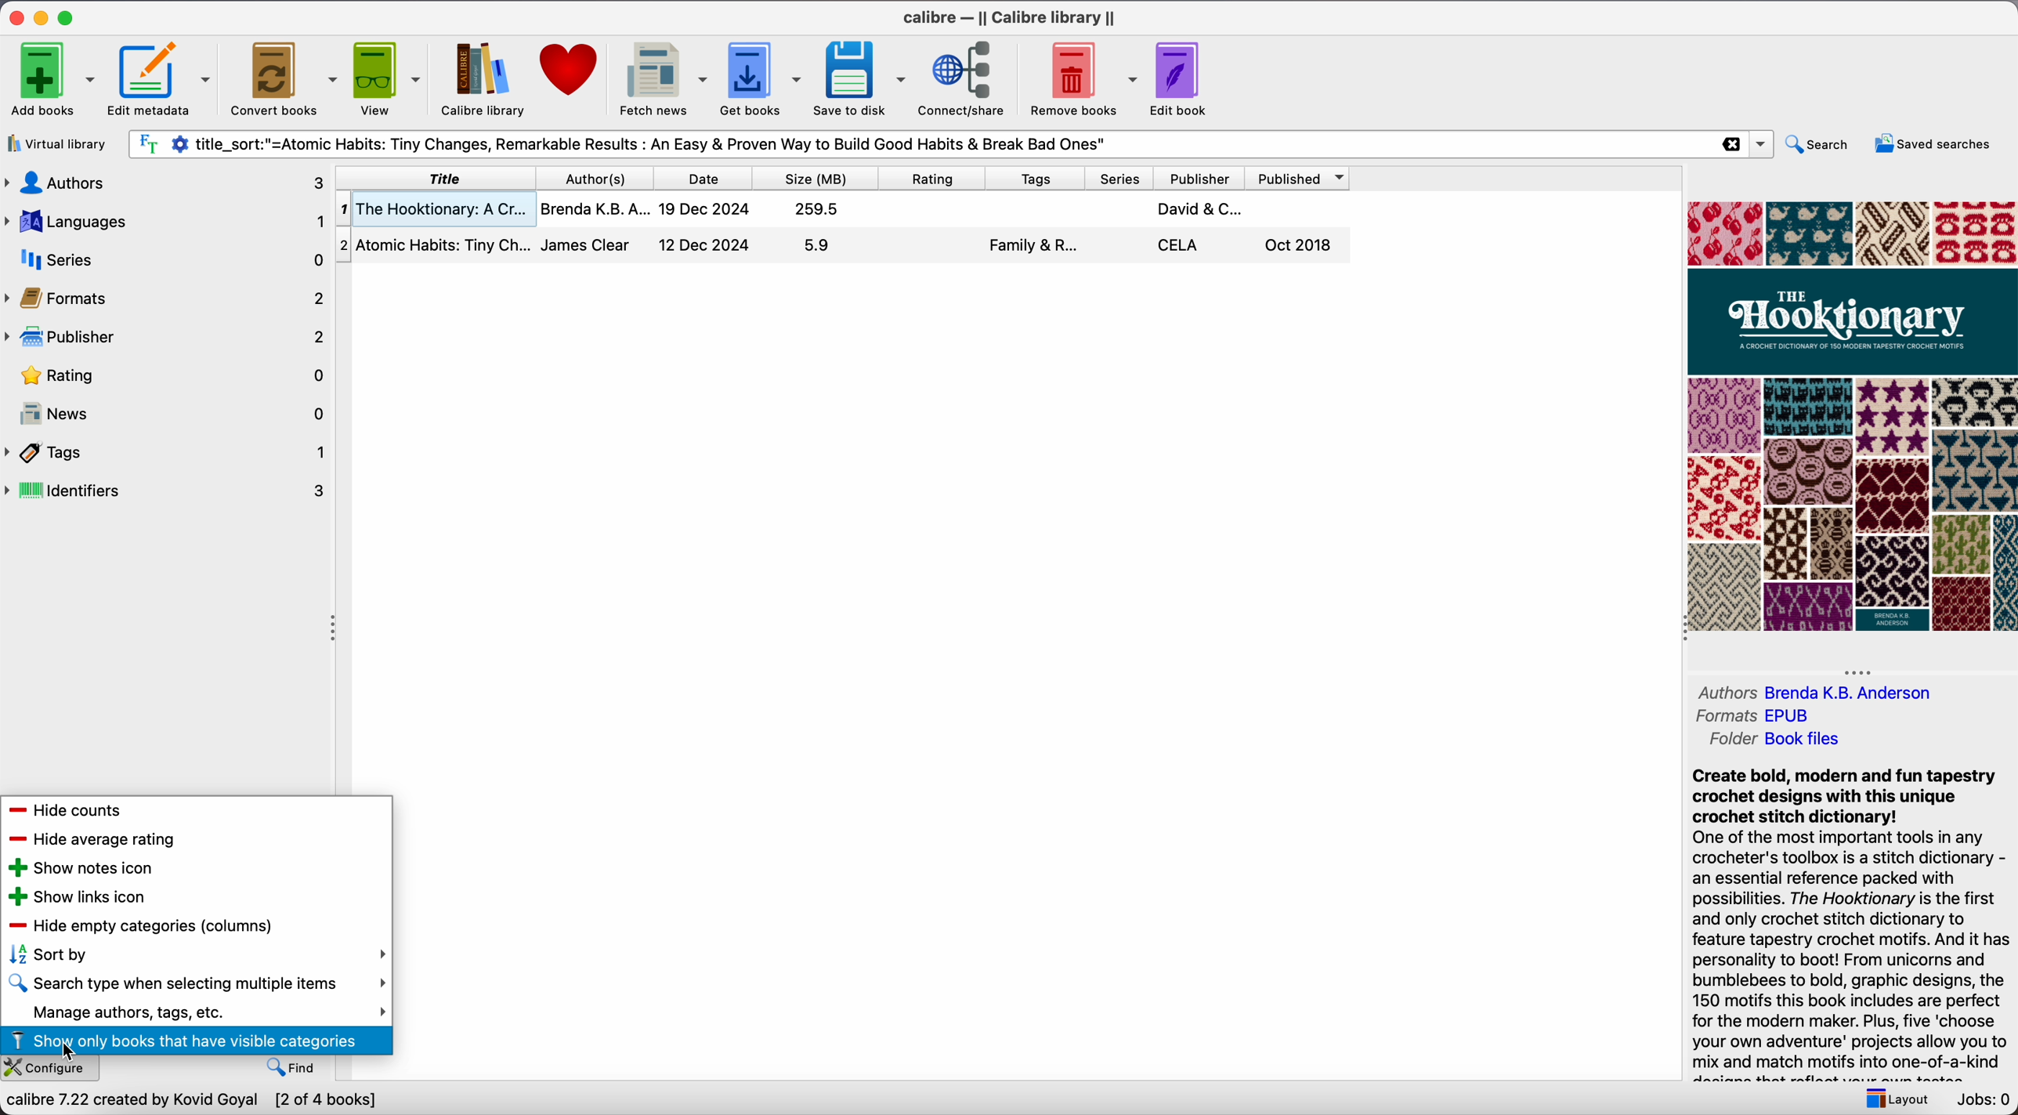 This screenshot has width=2018, height=1115. Describe the element at coordinates (935, 176) in the screenshot. I see `rating` at that location.